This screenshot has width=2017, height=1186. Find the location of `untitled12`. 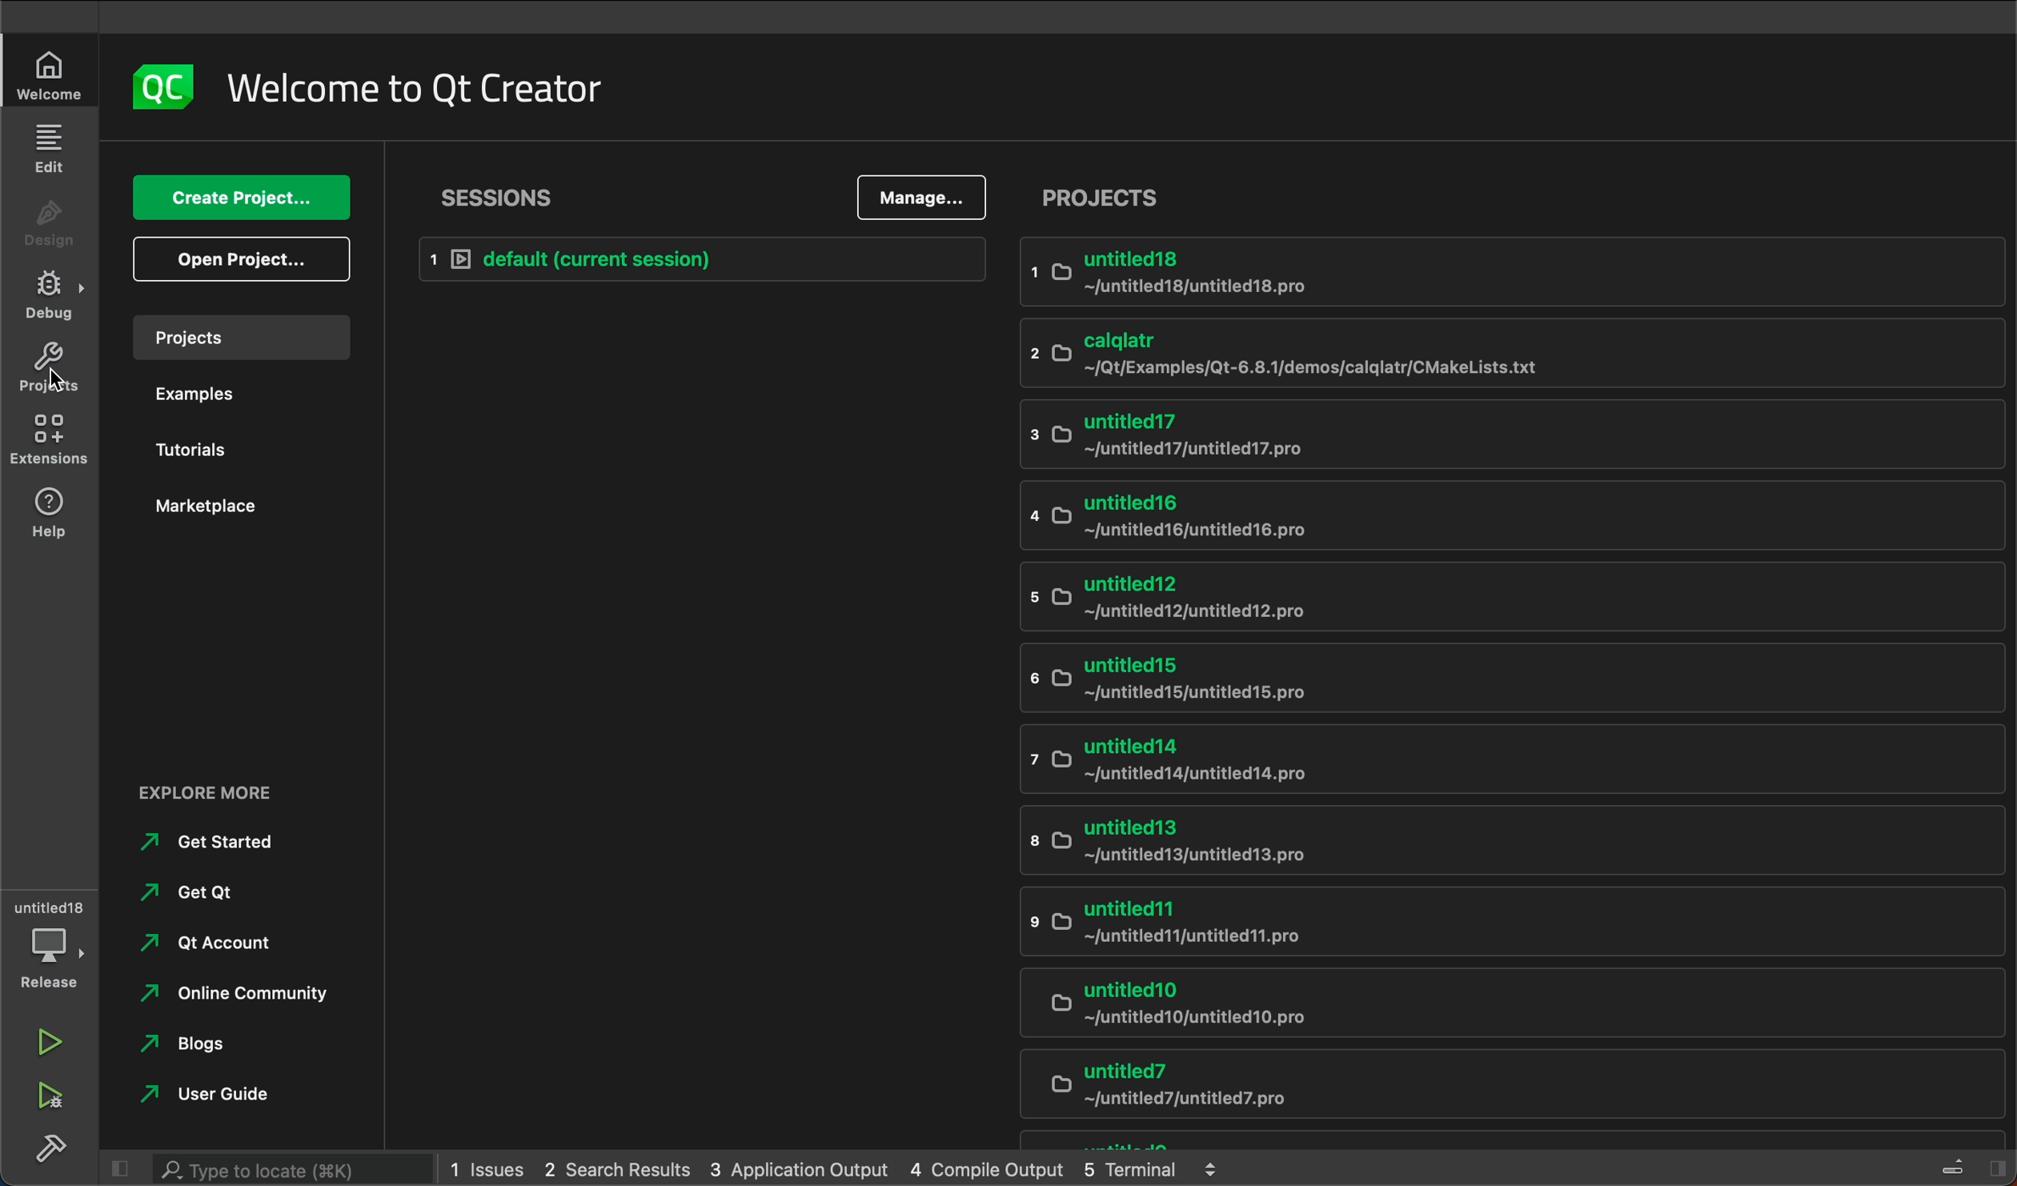

untitled12 is located at coordinates (1477, 595).